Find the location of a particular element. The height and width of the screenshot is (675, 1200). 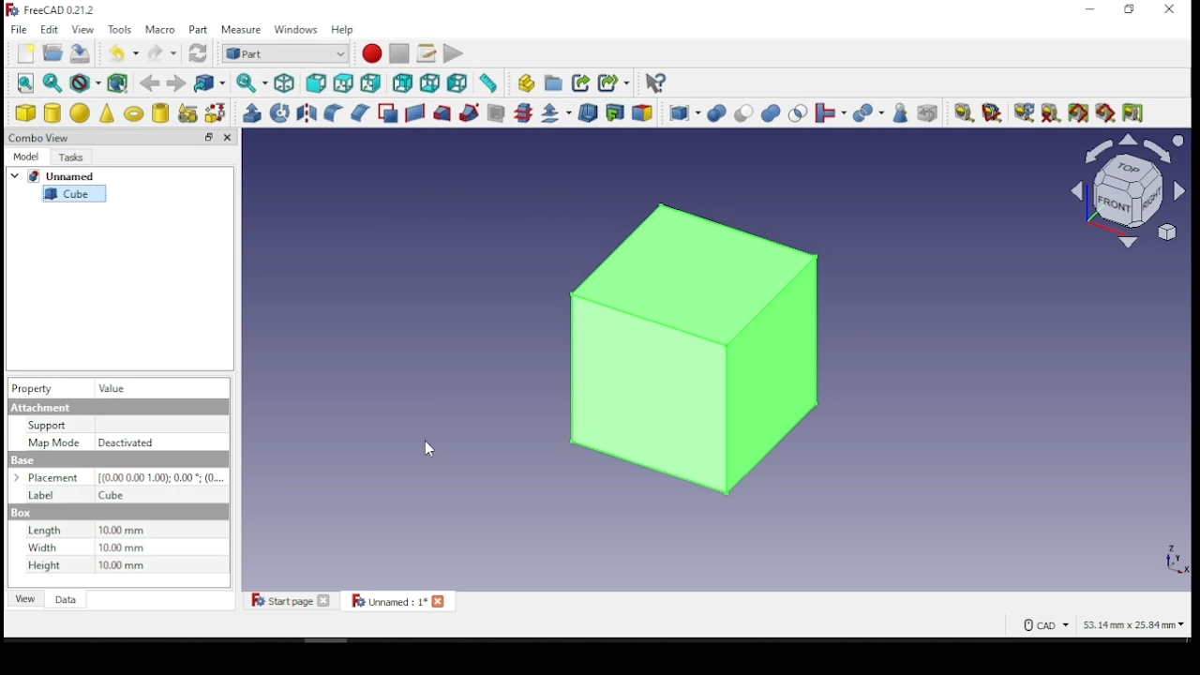

Length is located at coordinates (44, 530).